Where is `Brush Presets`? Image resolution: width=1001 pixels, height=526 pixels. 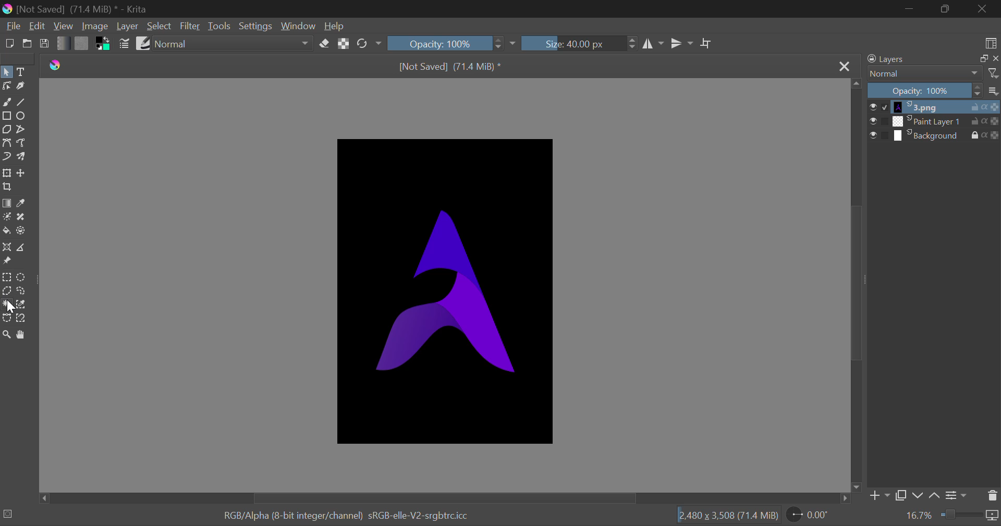
Brush Presets is located at coordinates (143, 43).